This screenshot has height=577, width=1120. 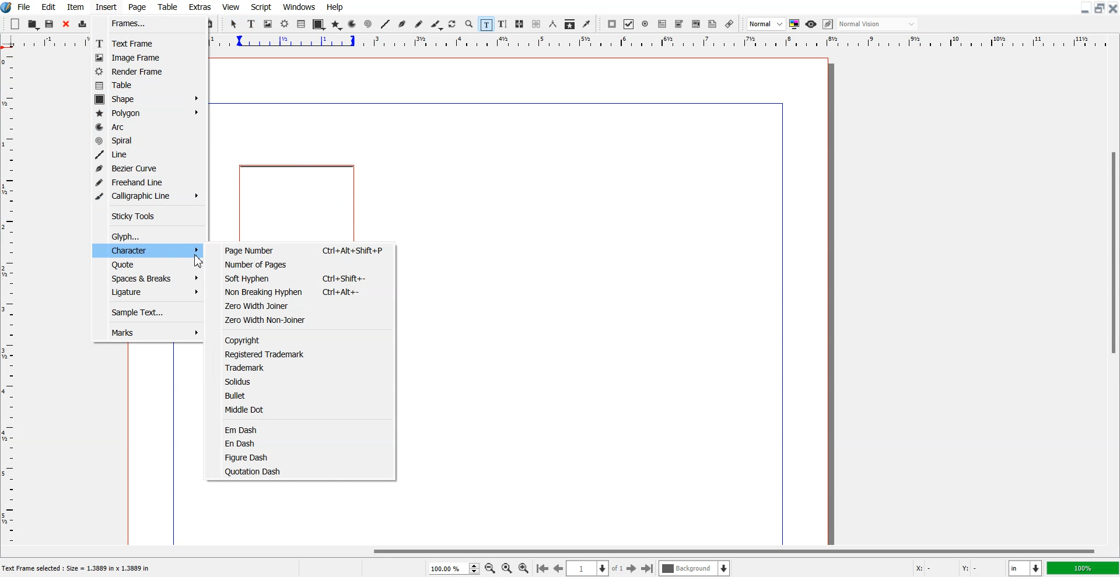 What do you see at coordinates (696, 568) in the screenshot?
I see `Select the current layer` at bounding box center [696, 568].